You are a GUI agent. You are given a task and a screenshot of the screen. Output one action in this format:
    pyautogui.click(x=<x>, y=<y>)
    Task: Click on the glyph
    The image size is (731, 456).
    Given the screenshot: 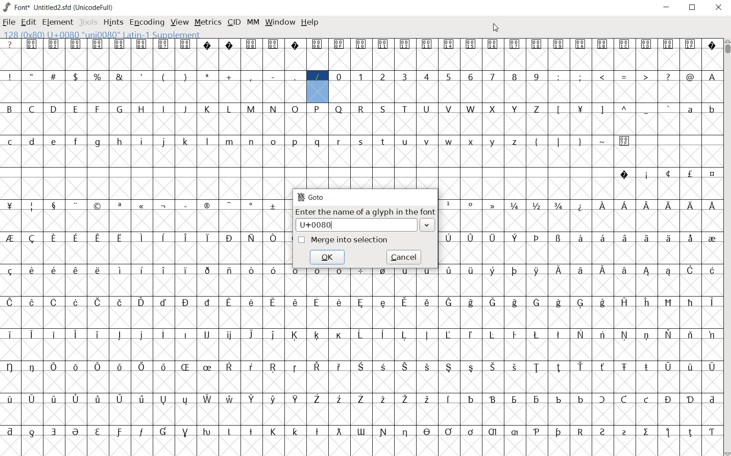 What is the action you would take?
    pyautogui.click(x=493, y=399)
    